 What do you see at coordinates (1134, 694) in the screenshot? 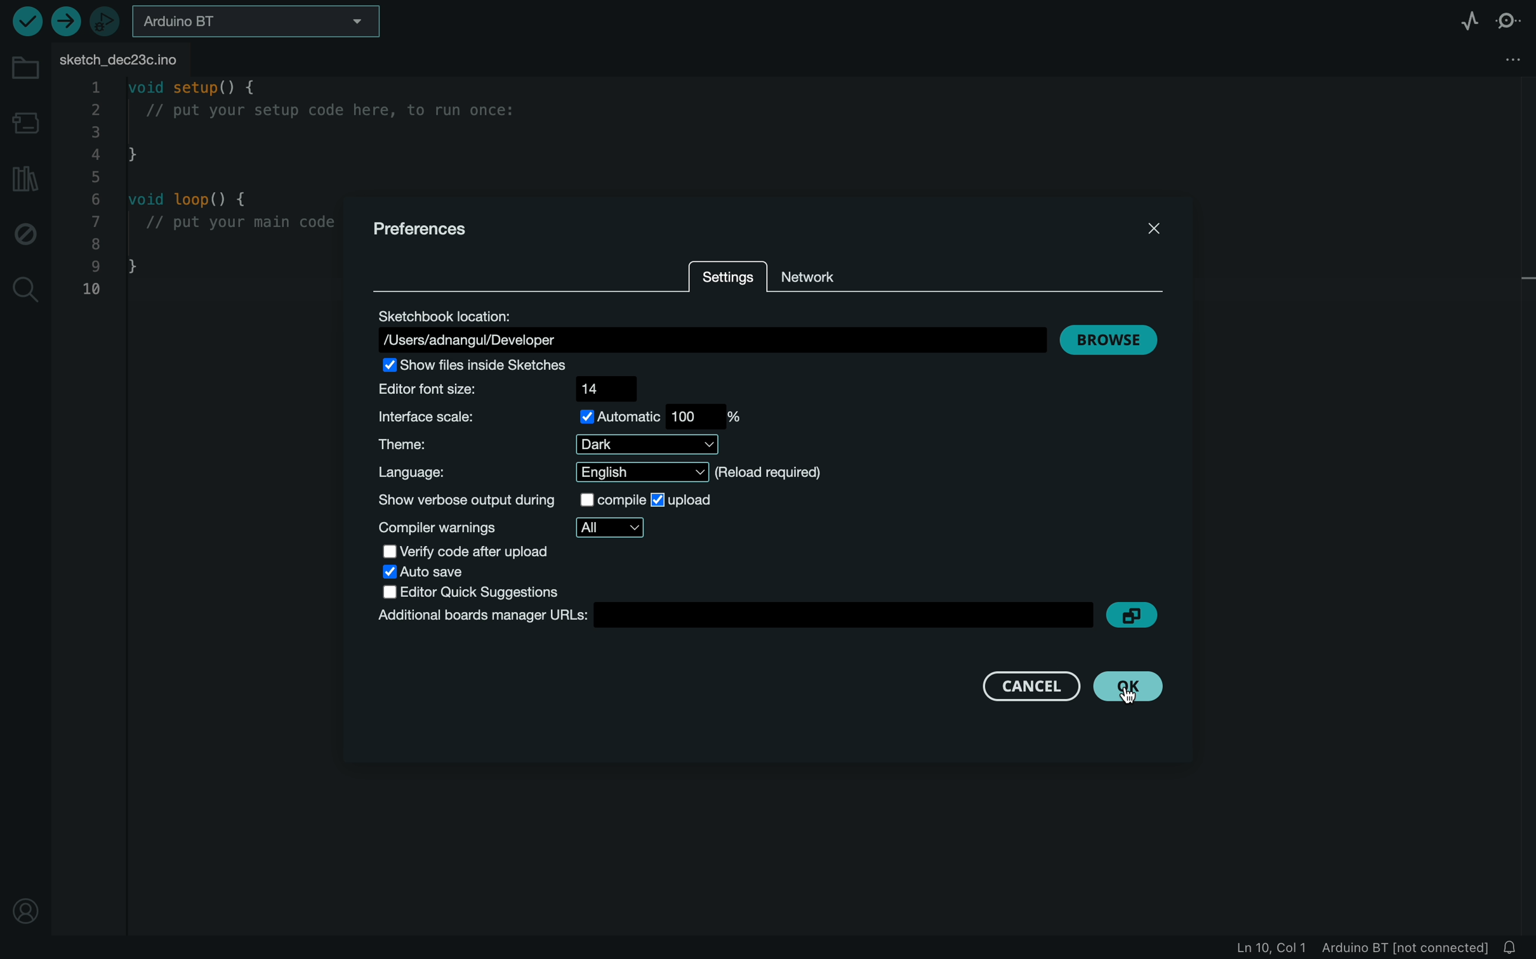
I see `cursor` at bounding box center [1134, 694].